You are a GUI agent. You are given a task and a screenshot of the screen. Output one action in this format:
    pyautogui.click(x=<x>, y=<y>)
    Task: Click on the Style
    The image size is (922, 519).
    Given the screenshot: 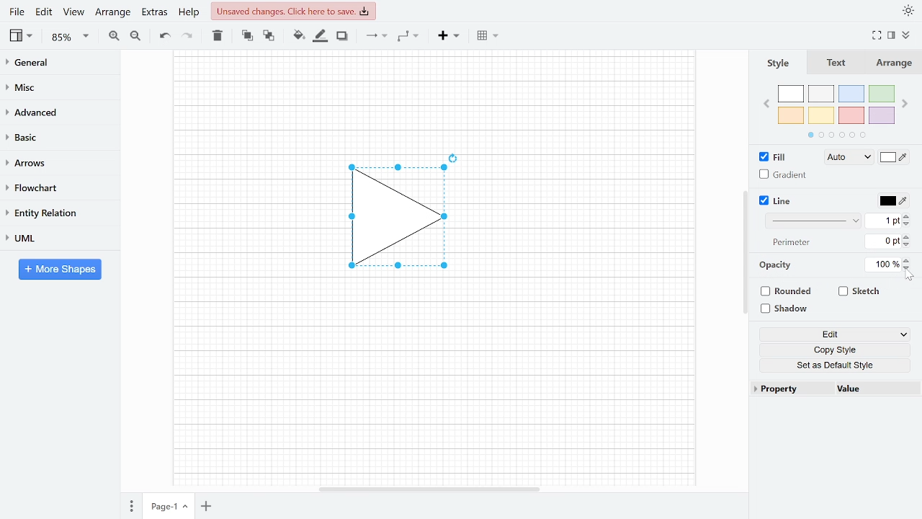 What is the action you would take?
    pyautogui.click(x=776, y=63)
    